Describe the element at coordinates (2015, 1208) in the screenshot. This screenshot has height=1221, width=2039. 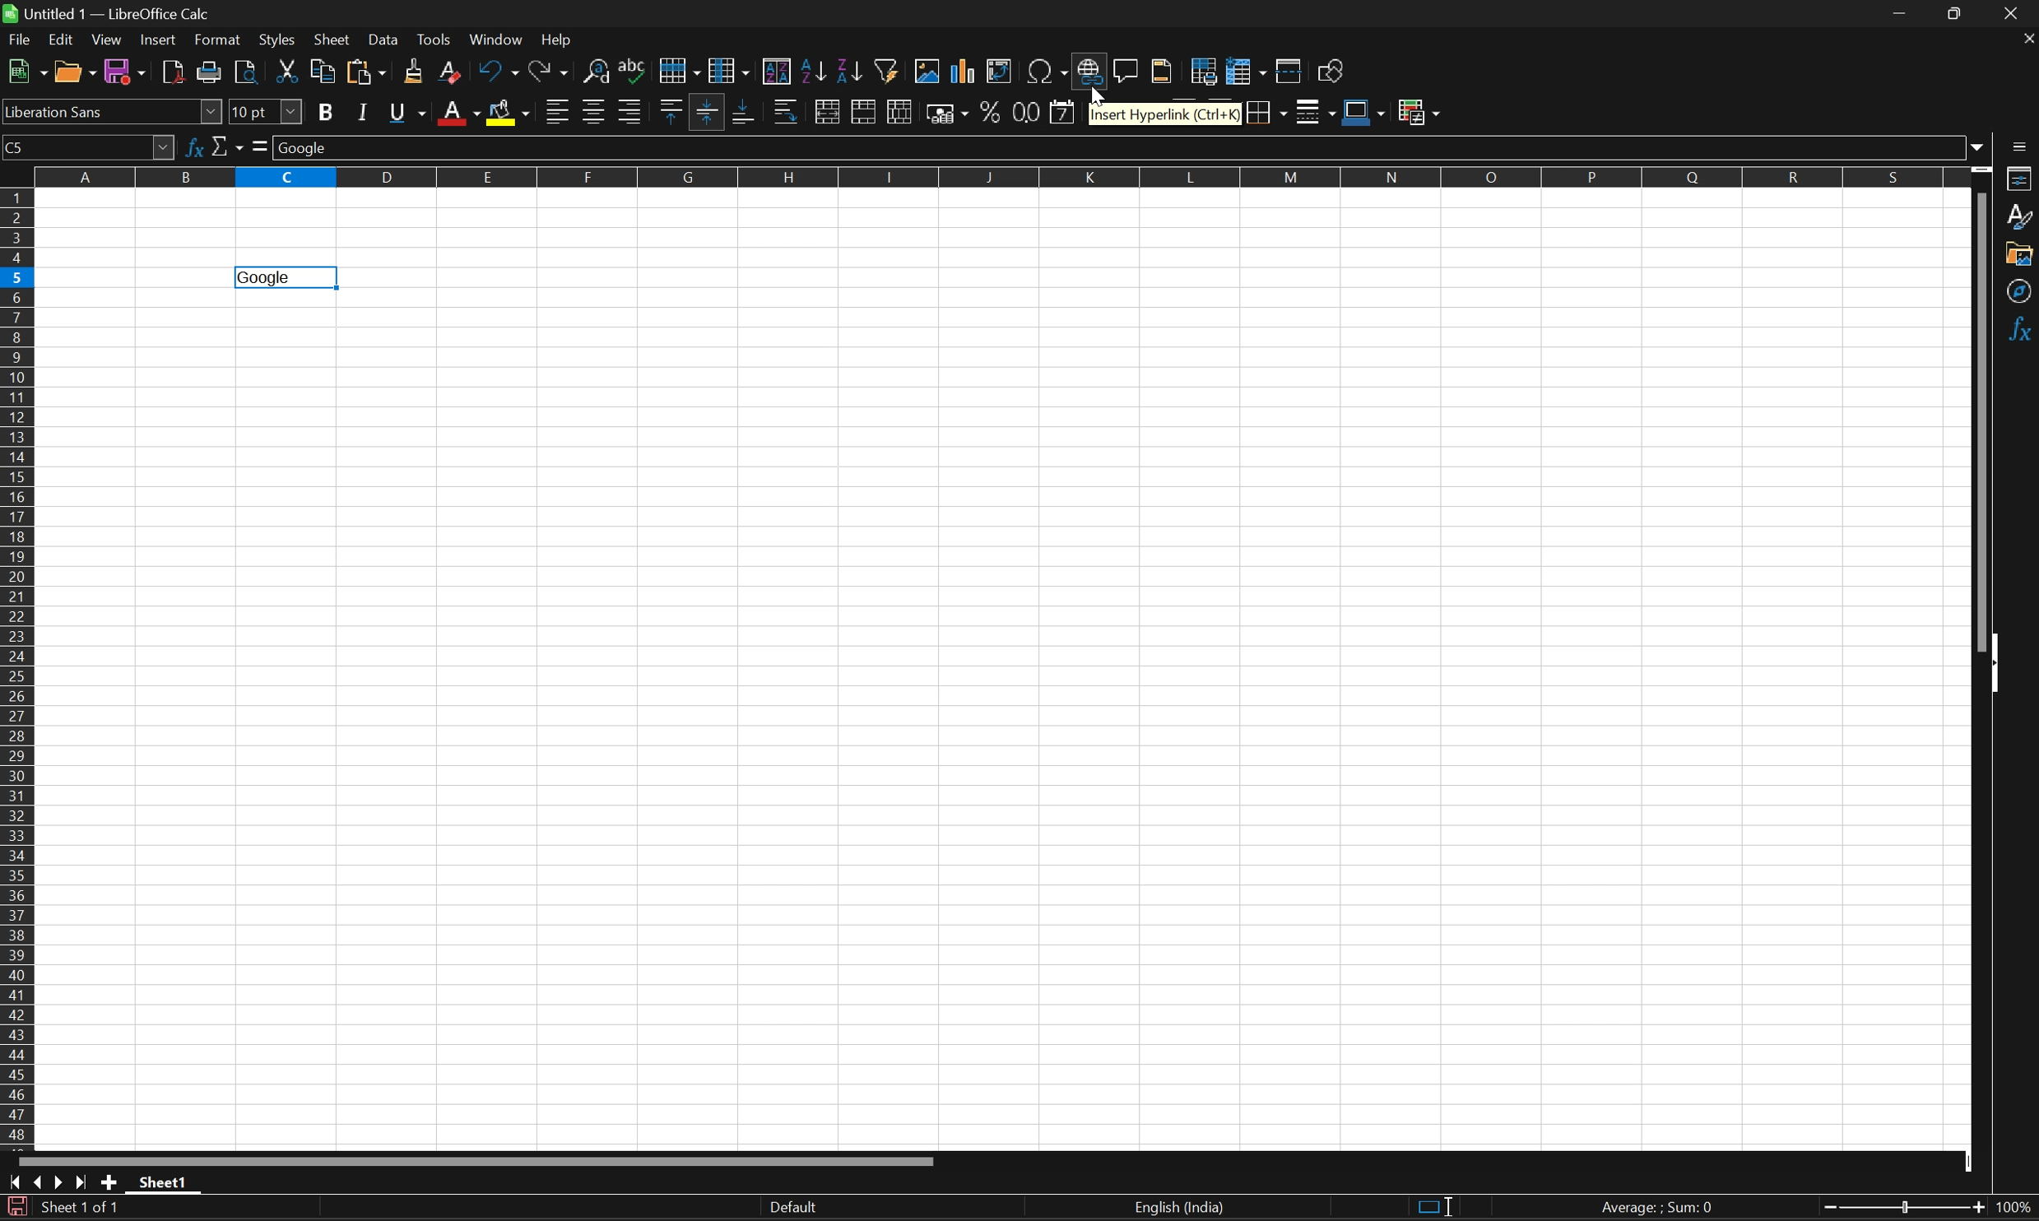
I see `100%` at that location.